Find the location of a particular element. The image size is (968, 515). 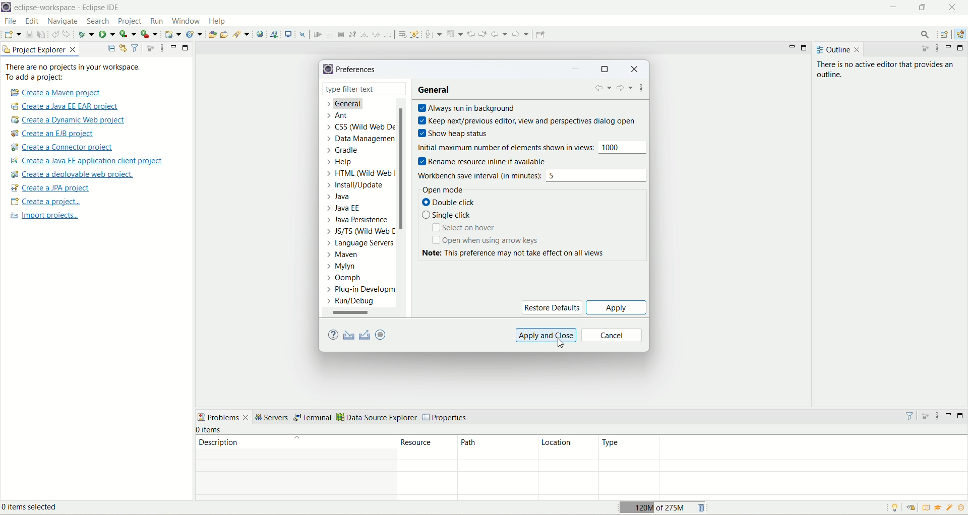

mylyn is located at coordinates (341, 267).